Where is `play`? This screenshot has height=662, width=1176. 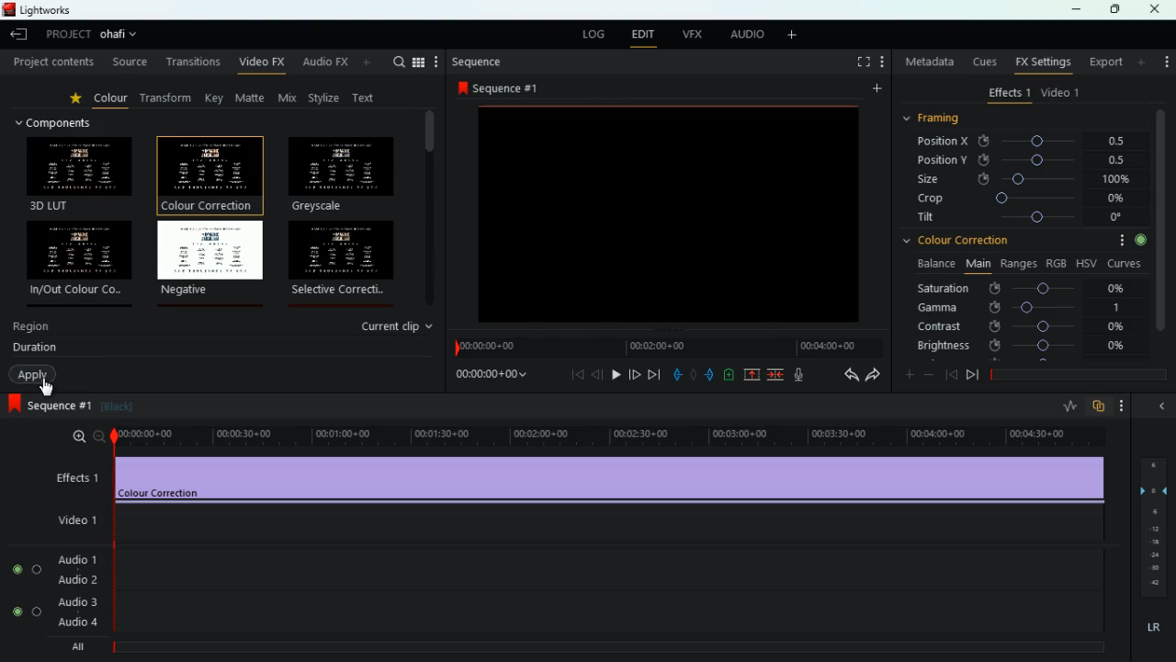 play is located at coordinates (616, 374).